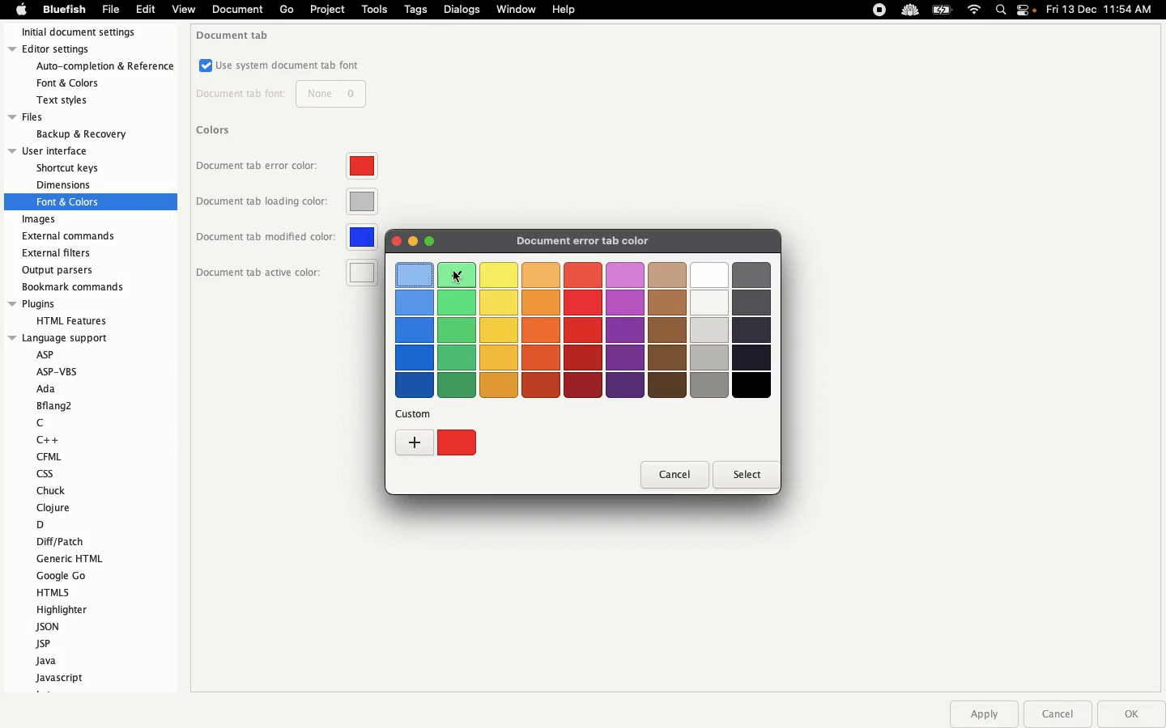 The image size is (1166, 728). Describe the element at coordinates (893, 10) in the screenshot. I see `Extensions` at that location.